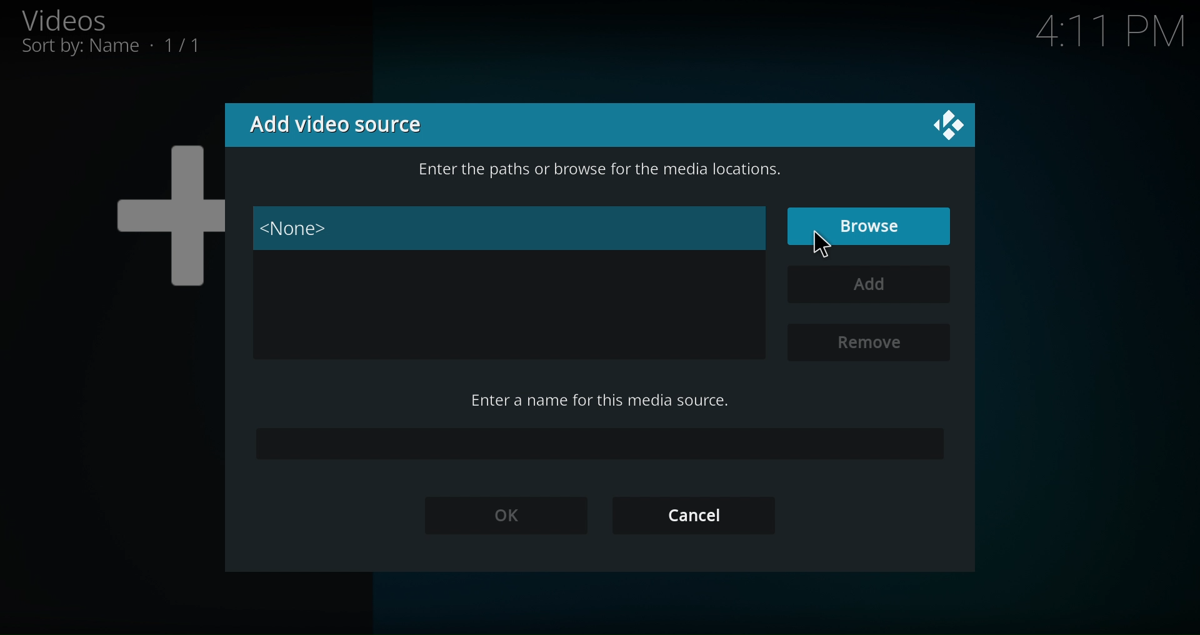 Image resolution: width=1200 pixels, height=635 pixels. Describe the element at coordinates (691, 512) in the screenshot. I see `Cancel` at that location.